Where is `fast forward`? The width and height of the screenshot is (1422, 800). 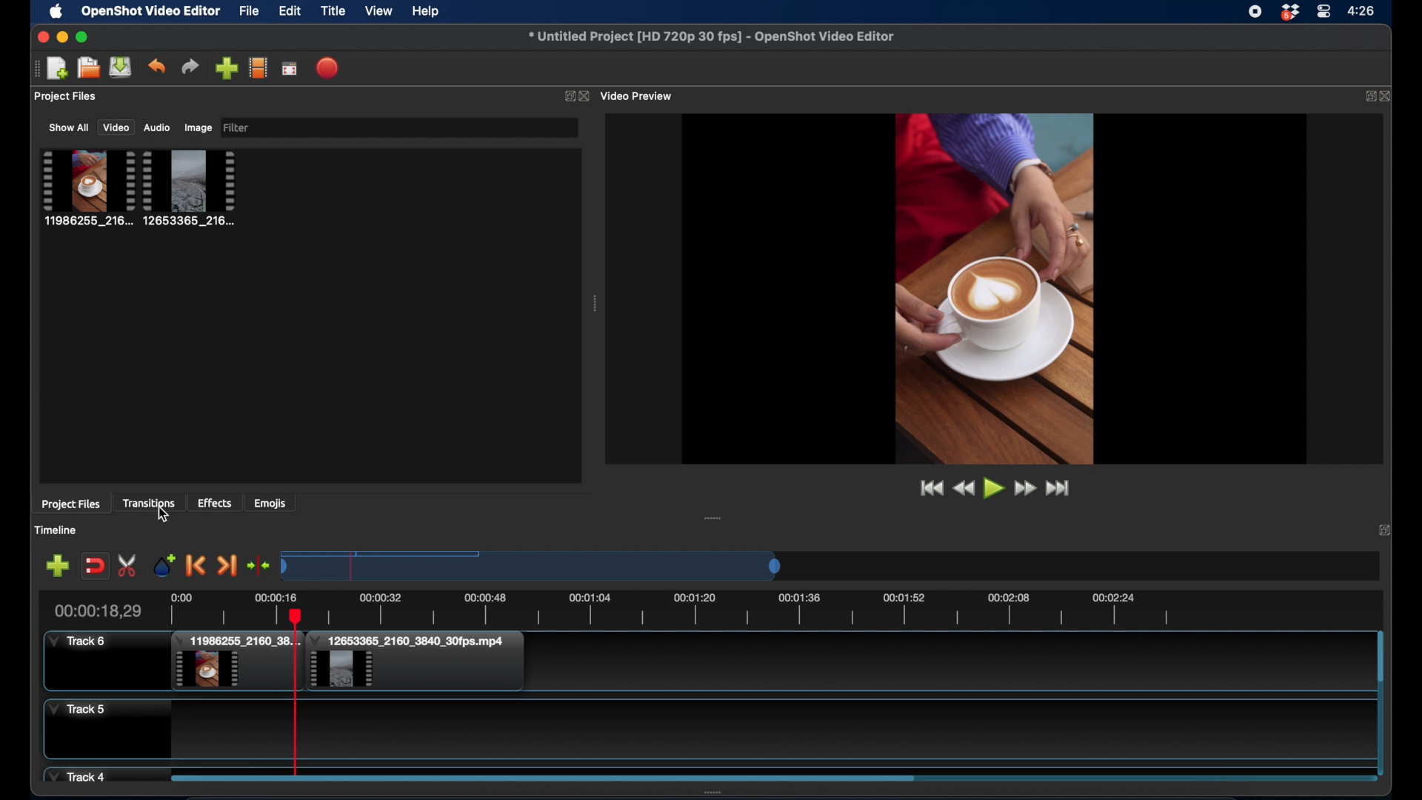 fast forward is located at coordinates (1024, 488).